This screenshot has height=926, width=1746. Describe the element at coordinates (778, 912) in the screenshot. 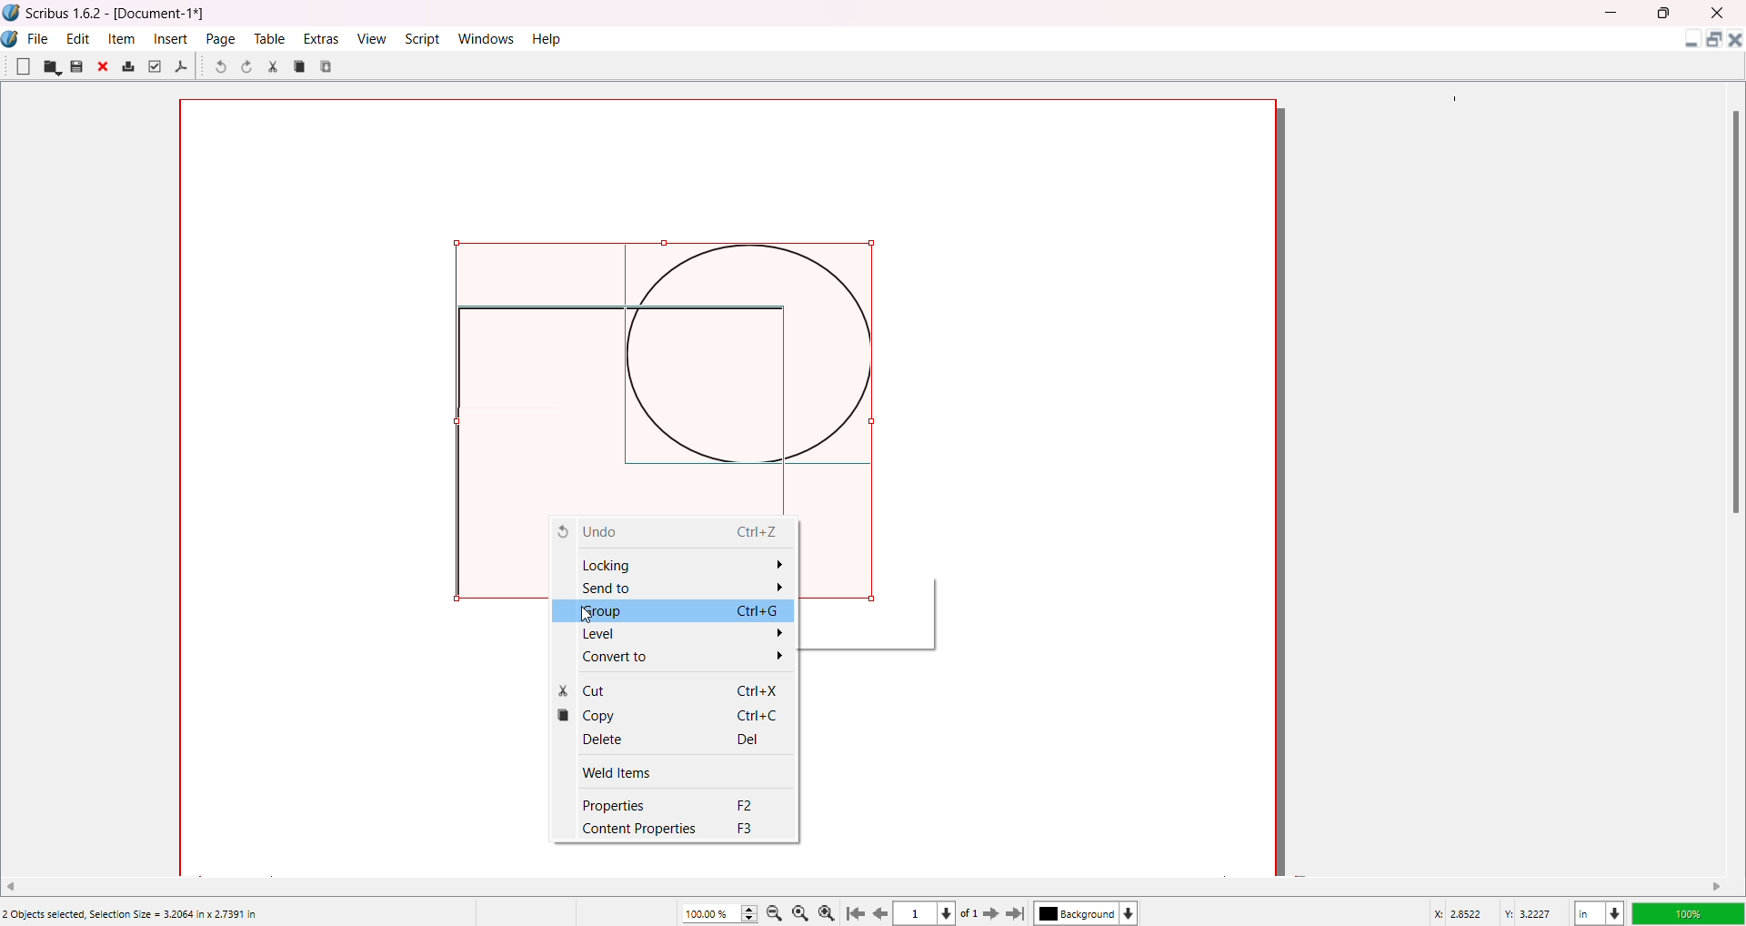

I see `Zoom out` at that location.